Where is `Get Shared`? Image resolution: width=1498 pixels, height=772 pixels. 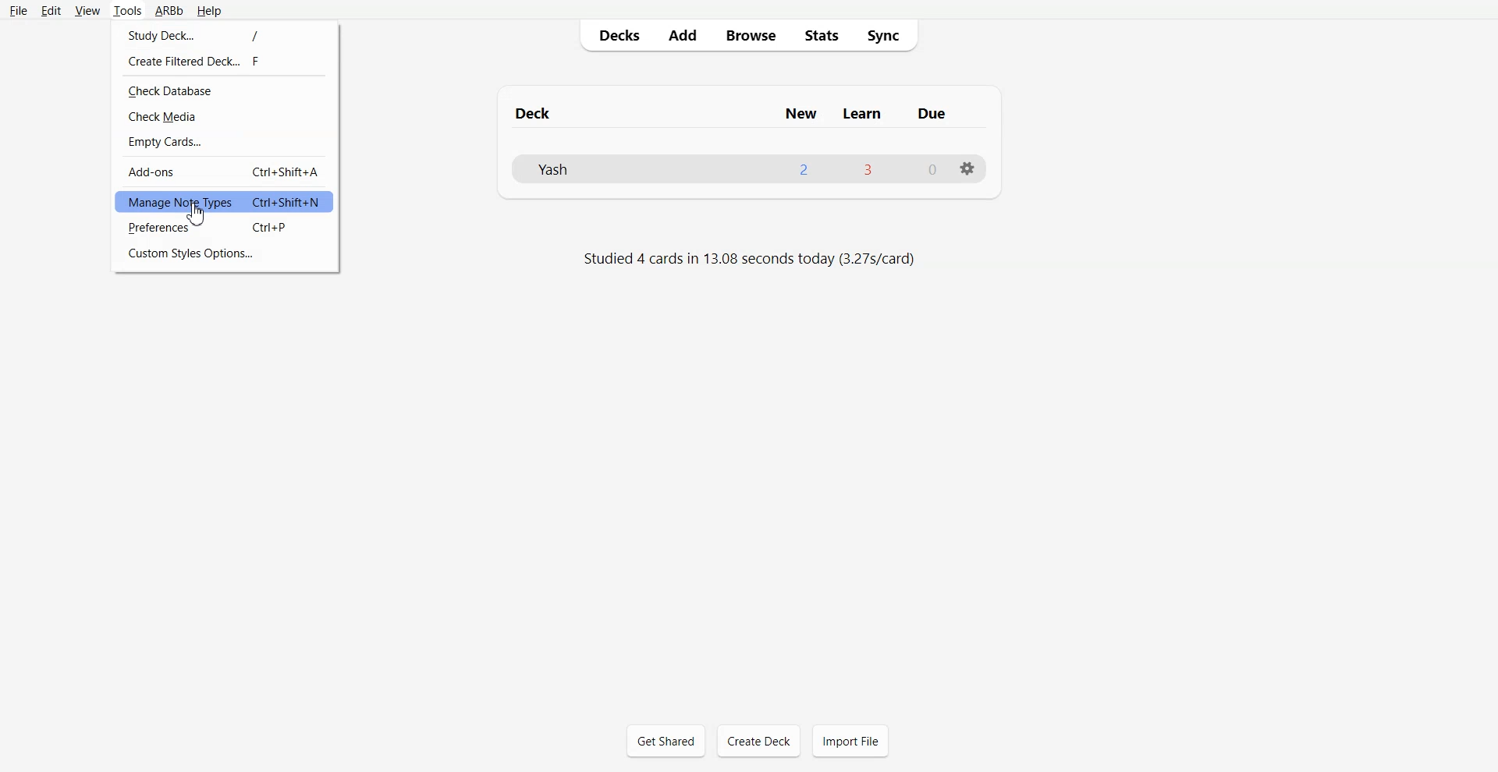
Get Shared is located at coordinates (666, 740).